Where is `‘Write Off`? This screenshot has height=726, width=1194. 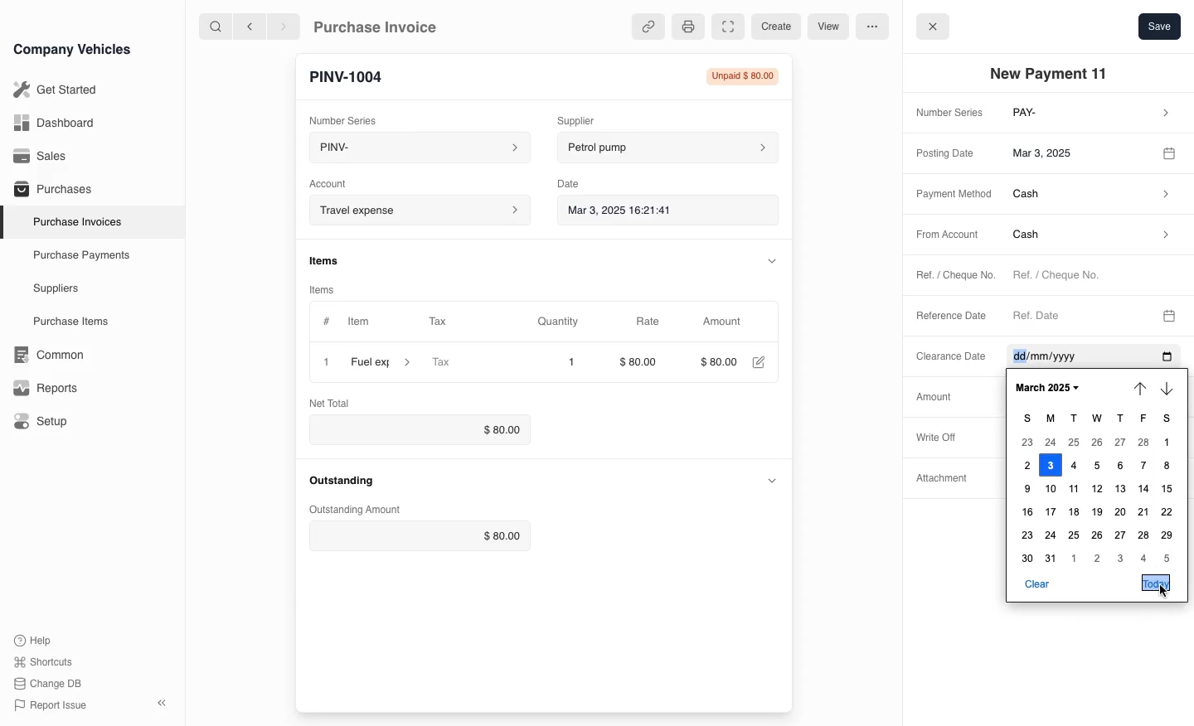 ‘Write Off is located at coordinates (942, 436).